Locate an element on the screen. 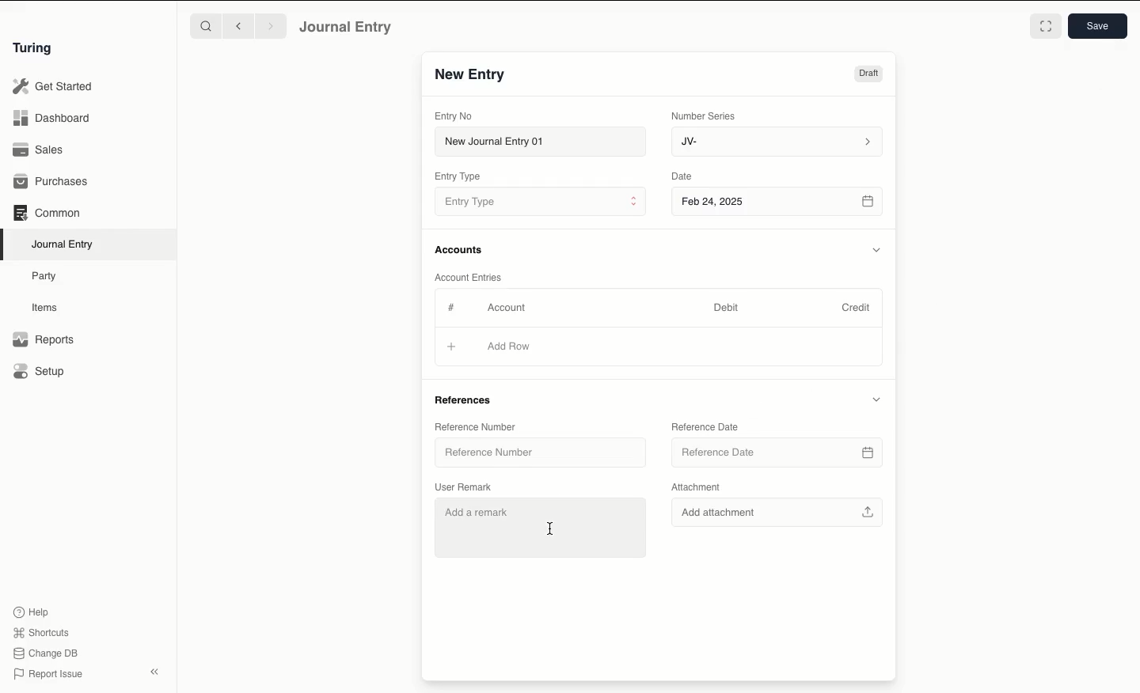 This screenshot has height=693, width=1140. Reference Number is located at coordinates (474, 426).